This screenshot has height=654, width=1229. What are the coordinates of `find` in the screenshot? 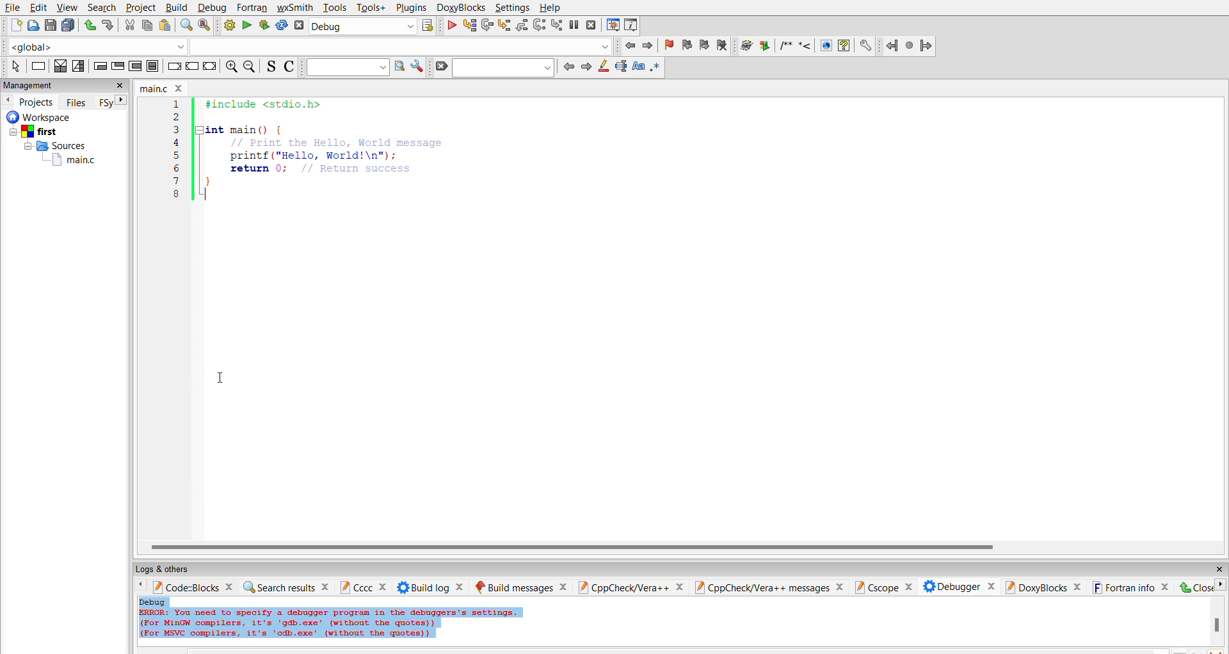 It's located at (186, 26).